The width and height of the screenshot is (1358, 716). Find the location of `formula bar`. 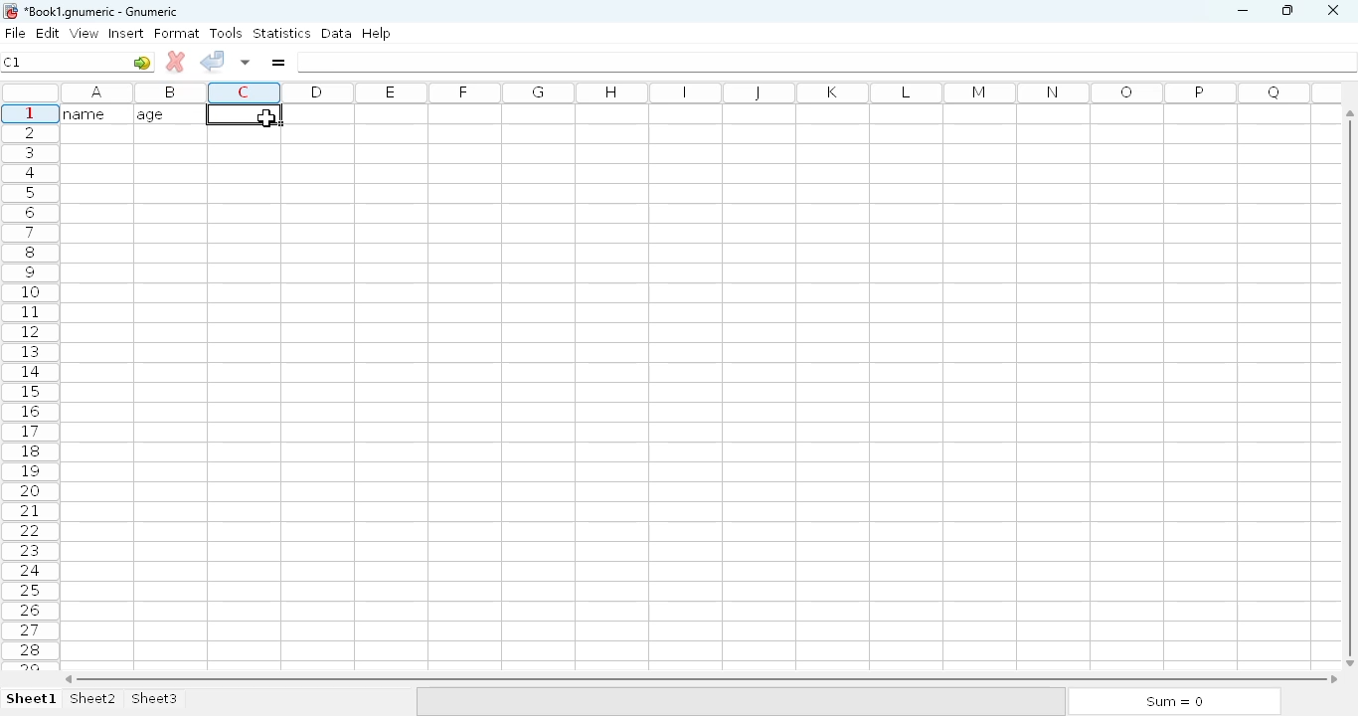

formula bar is located at coordinates (828, 62).